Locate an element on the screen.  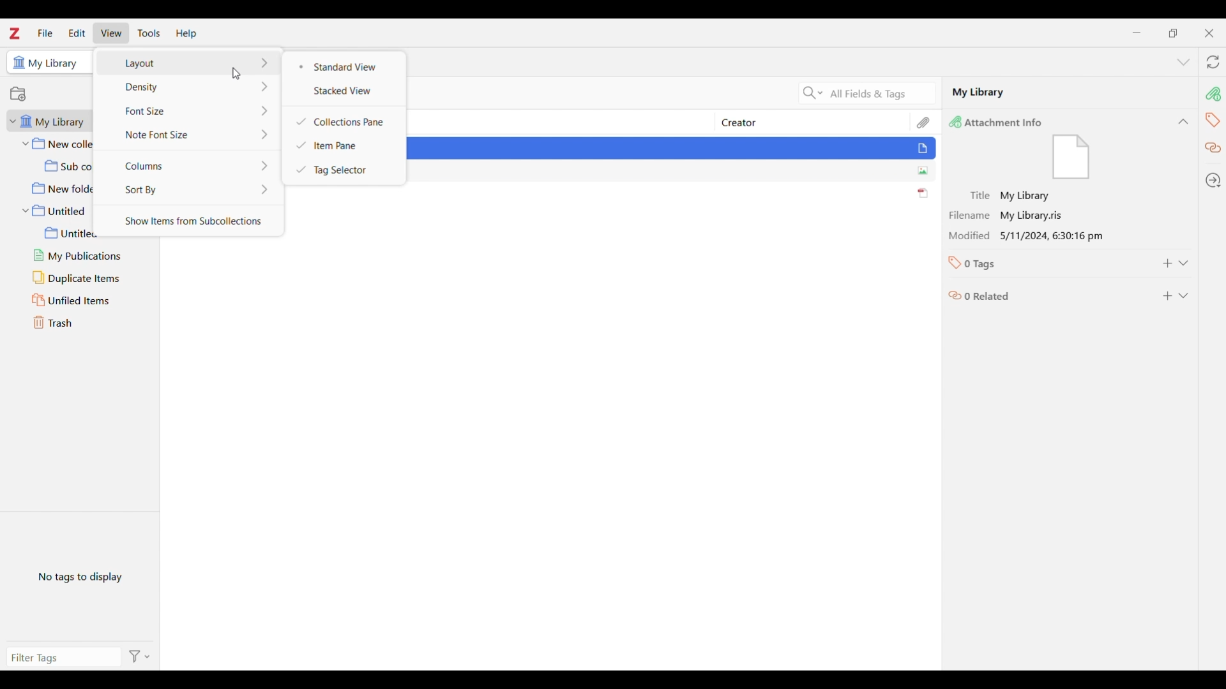
Collections pane checked is located at coordinates (345, 122).